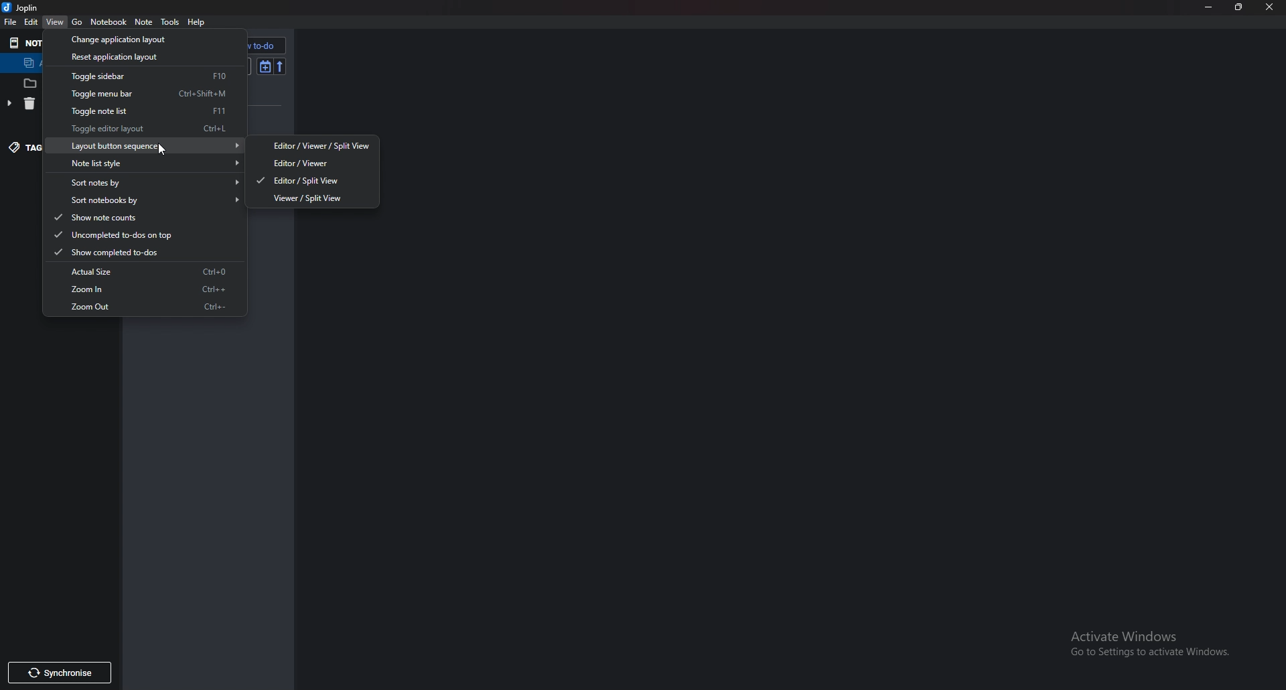 The height and width of the screenshot is (690, 1286). What do you see at coordinates (148, 200) in the screenshot?
I see `Sort notebooks by` at bounding box center [148, 200].